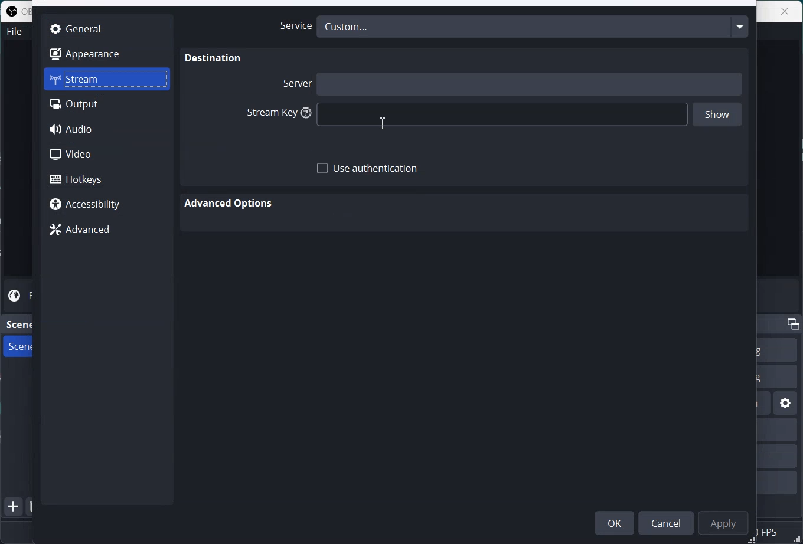  I want to click on Advanced, so click(106, 230).